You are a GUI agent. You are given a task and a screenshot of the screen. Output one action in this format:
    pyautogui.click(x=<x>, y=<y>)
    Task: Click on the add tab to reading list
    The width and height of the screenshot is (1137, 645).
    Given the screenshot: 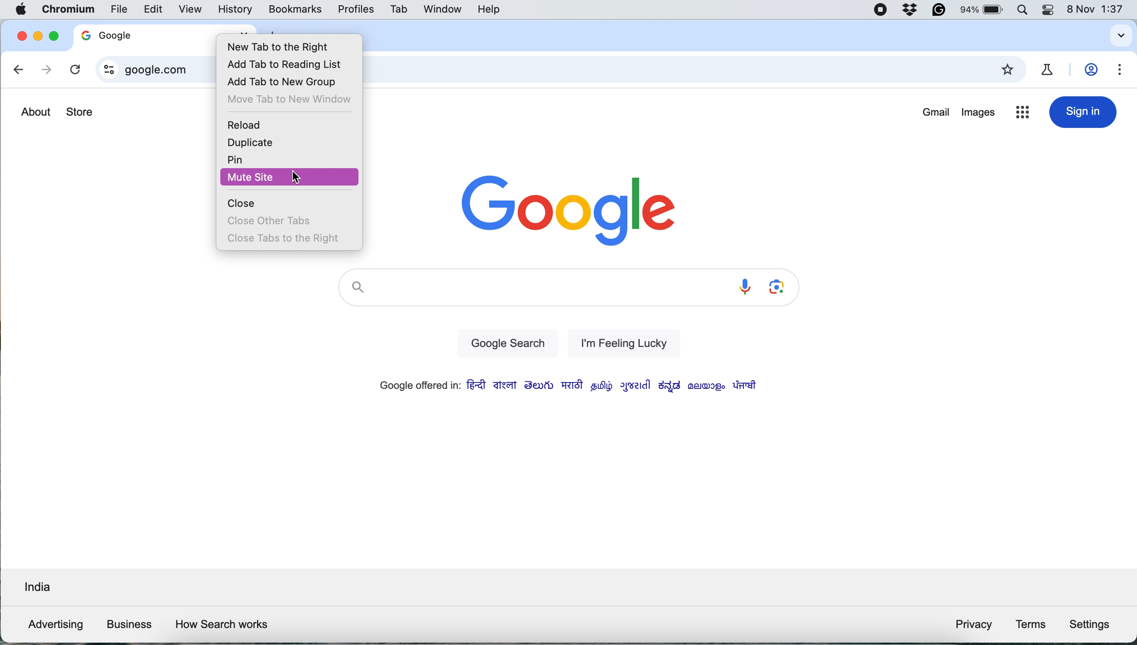 What is the action you would take?
    pyautogui.click(x=291, y=63)
    